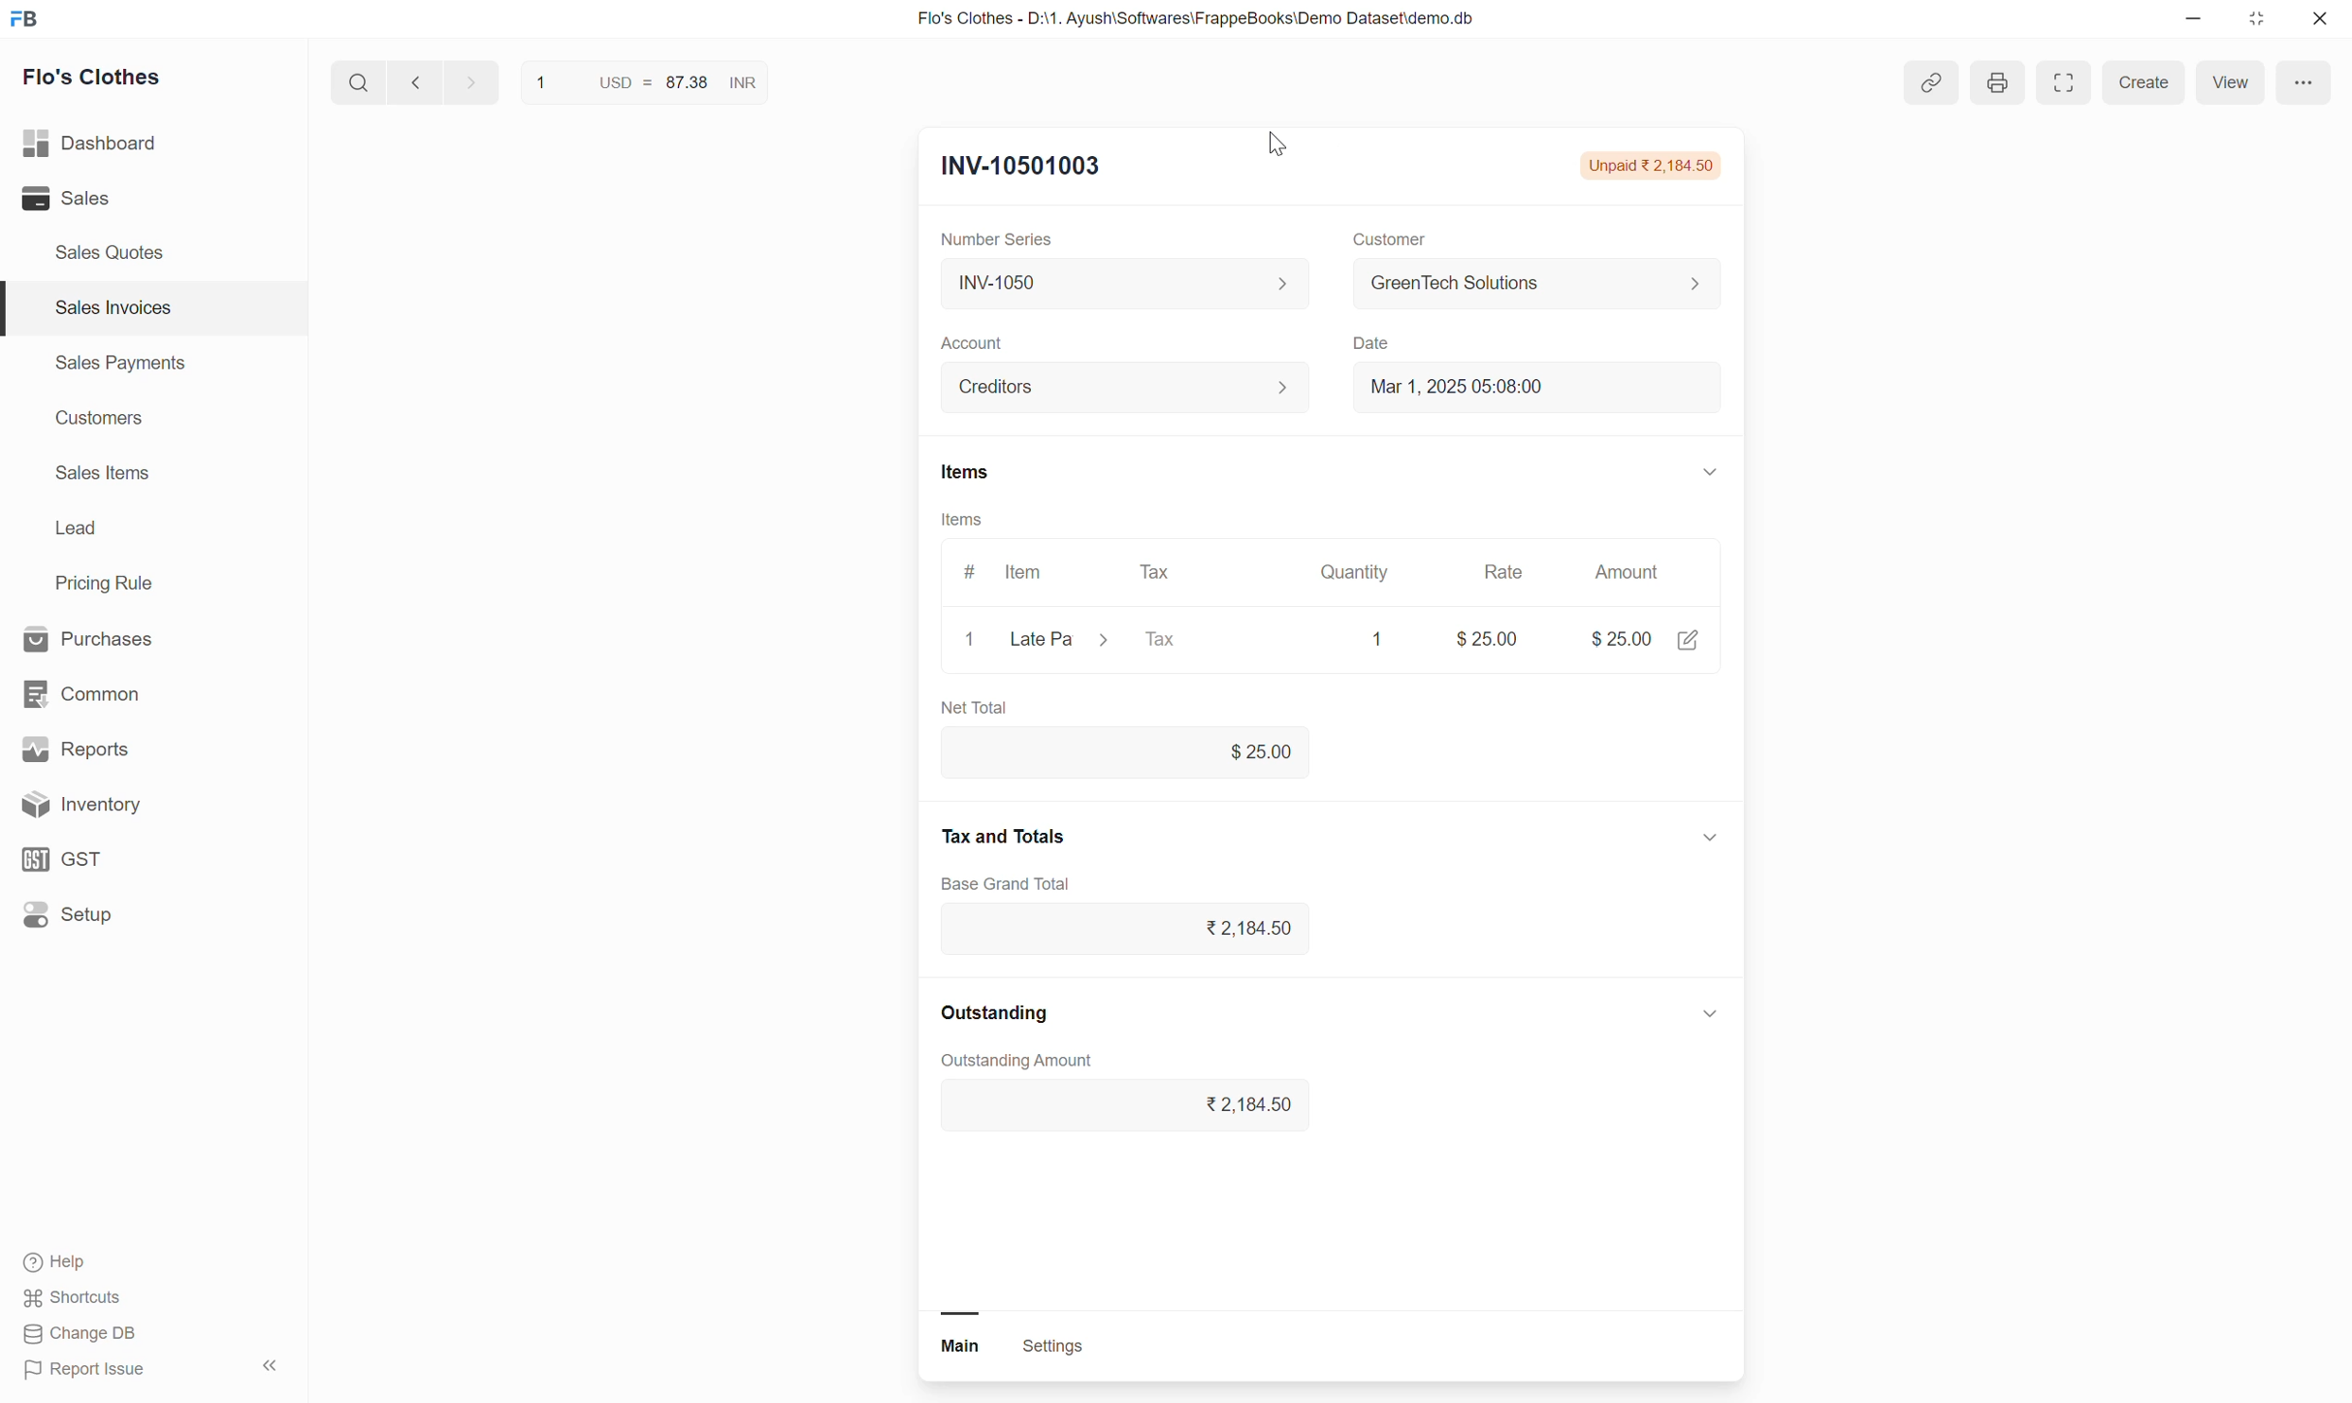 The image size is (2352, 1403). I want to click on net total input box, so click(1128, 753).